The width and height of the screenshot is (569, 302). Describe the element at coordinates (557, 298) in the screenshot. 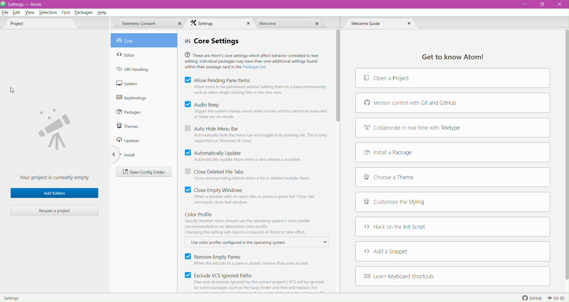

I see `Git (0)` at that location.